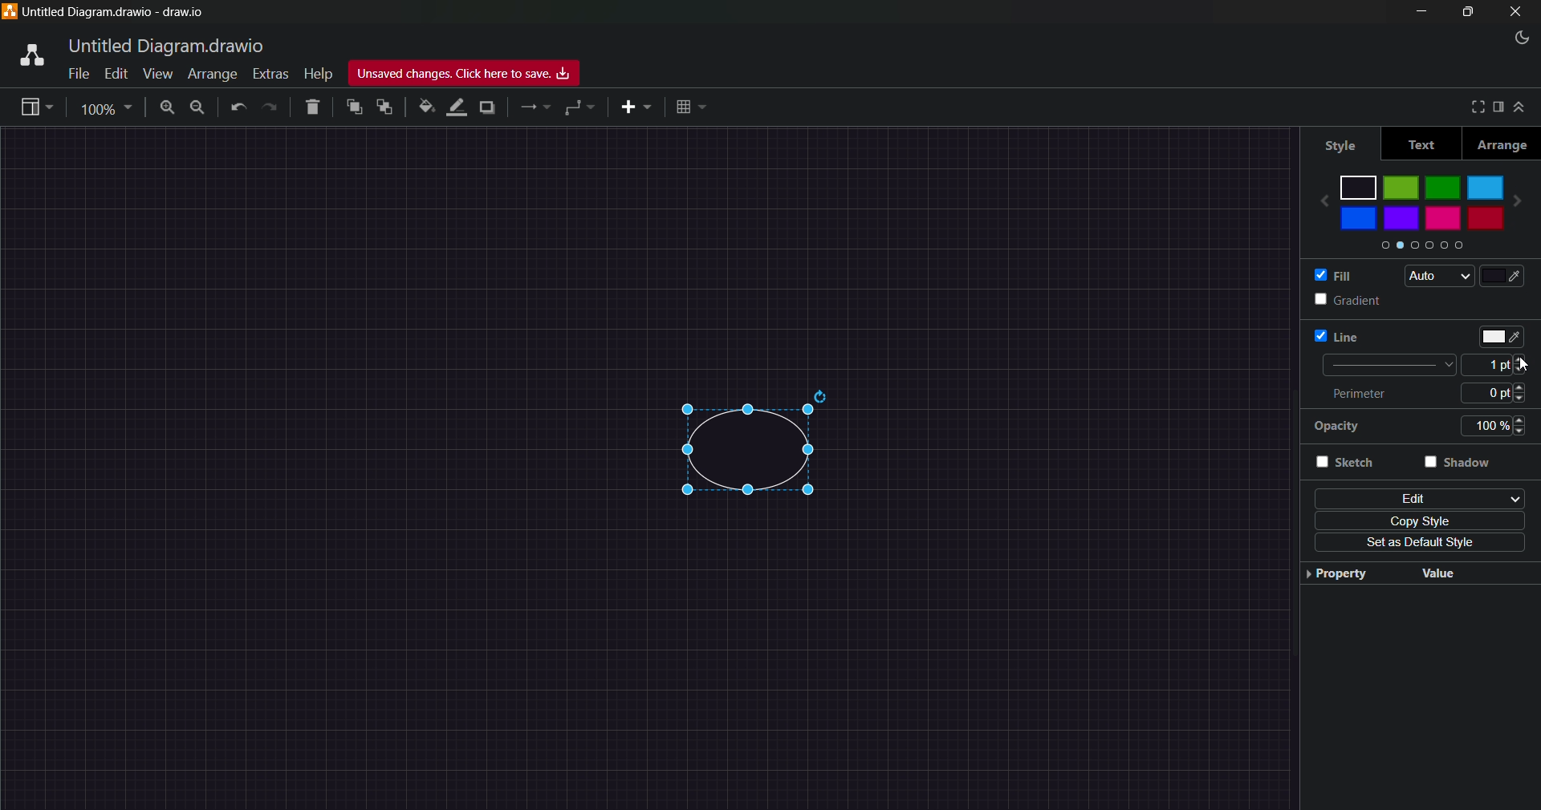 Image resolution: width=1541 pixels, height=810 pixels. Describe the element at coordinates (1352, 301) in the screenshot. I see `gradient` at that location.